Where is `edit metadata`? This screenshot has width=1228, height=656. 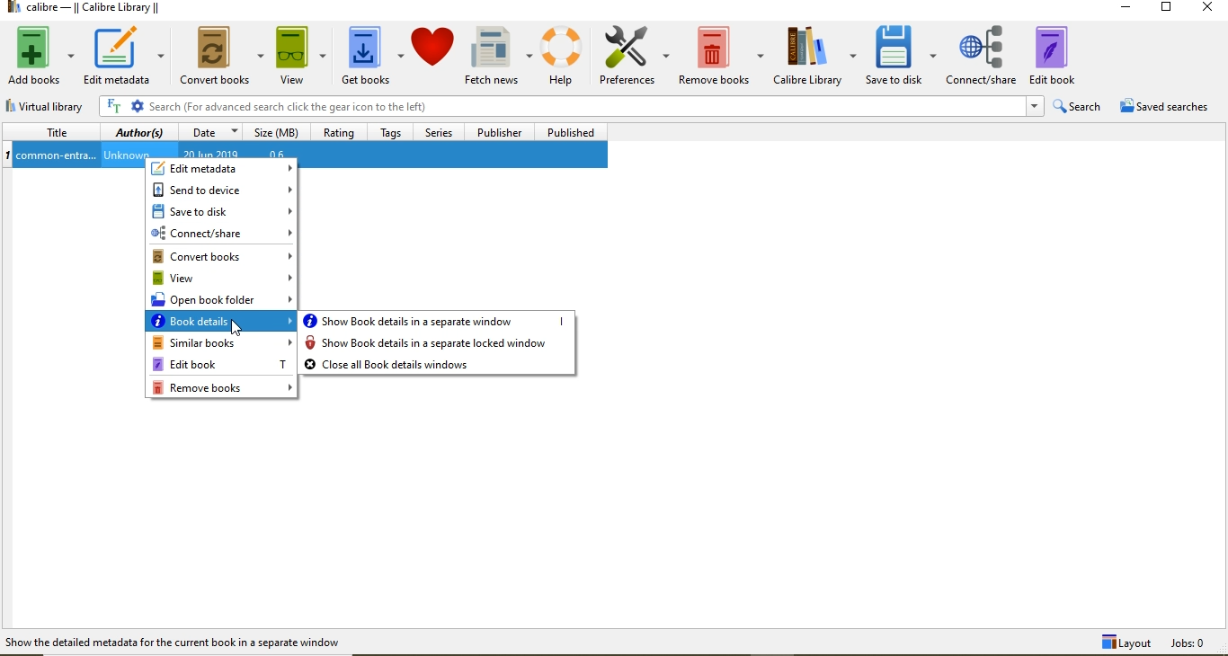
edit metadata is located at coordinates (224, 169).